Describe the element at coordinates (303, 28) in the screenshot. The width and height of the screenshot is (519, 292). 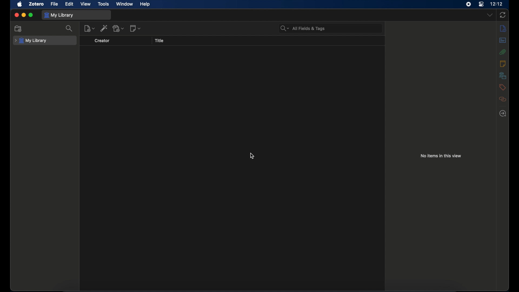
I see `search bar` at that location.